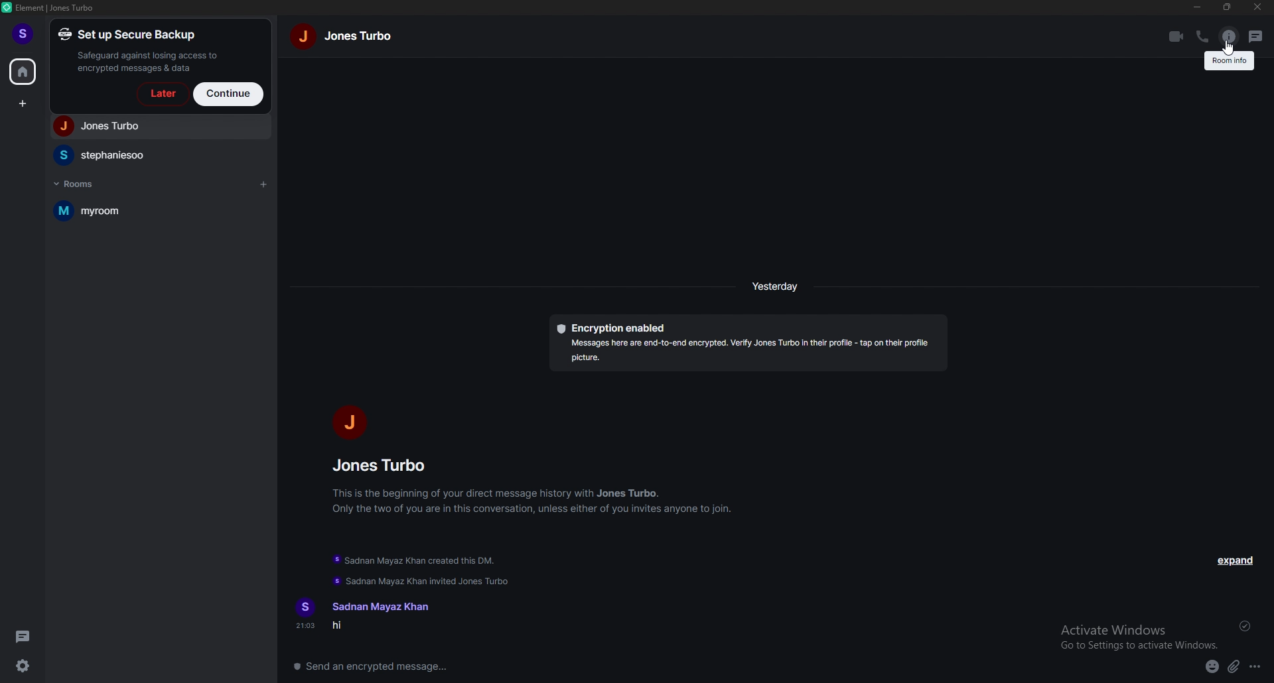 The image size is (1274, 683). What do you see at coordinates (142, 50) in the screenshot?
I see `set up a secure backup` at bounding box center [142, 50].